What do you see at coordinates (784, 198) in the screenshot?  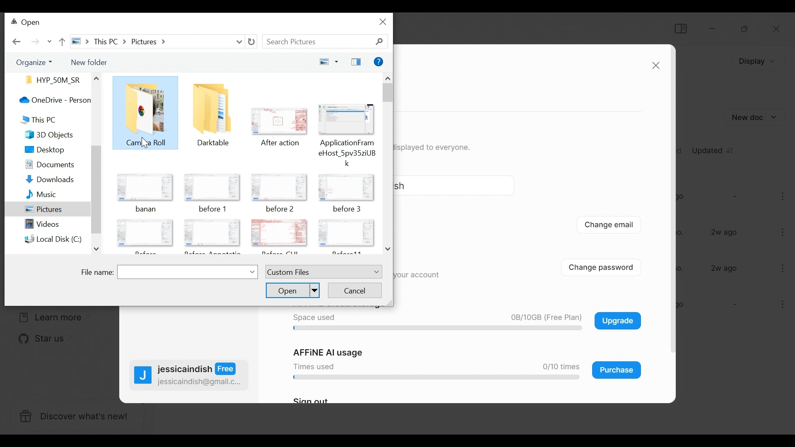 I see `more options` at bounding box center [784, 198].